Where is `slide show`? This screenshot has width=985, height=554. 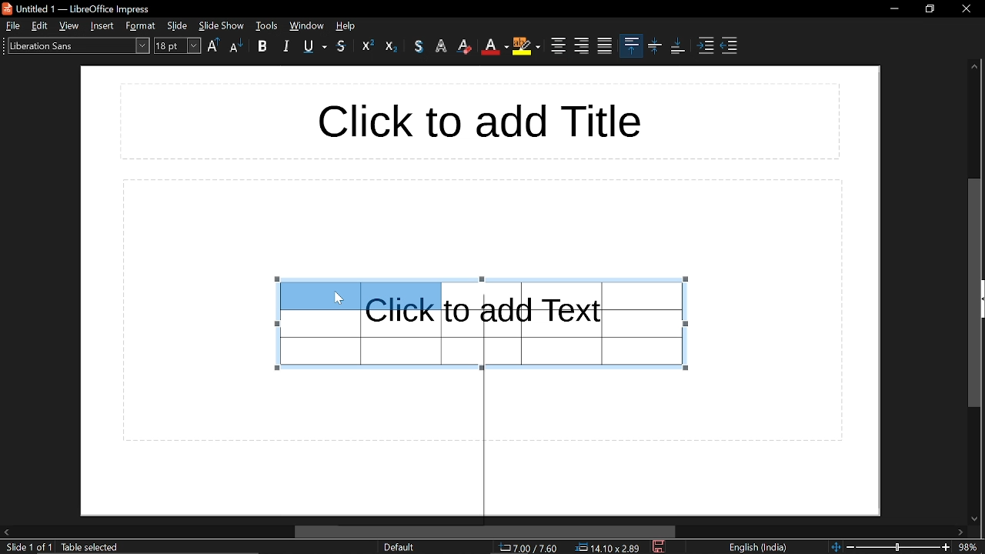 slide show is located at coordinates (222, 25).